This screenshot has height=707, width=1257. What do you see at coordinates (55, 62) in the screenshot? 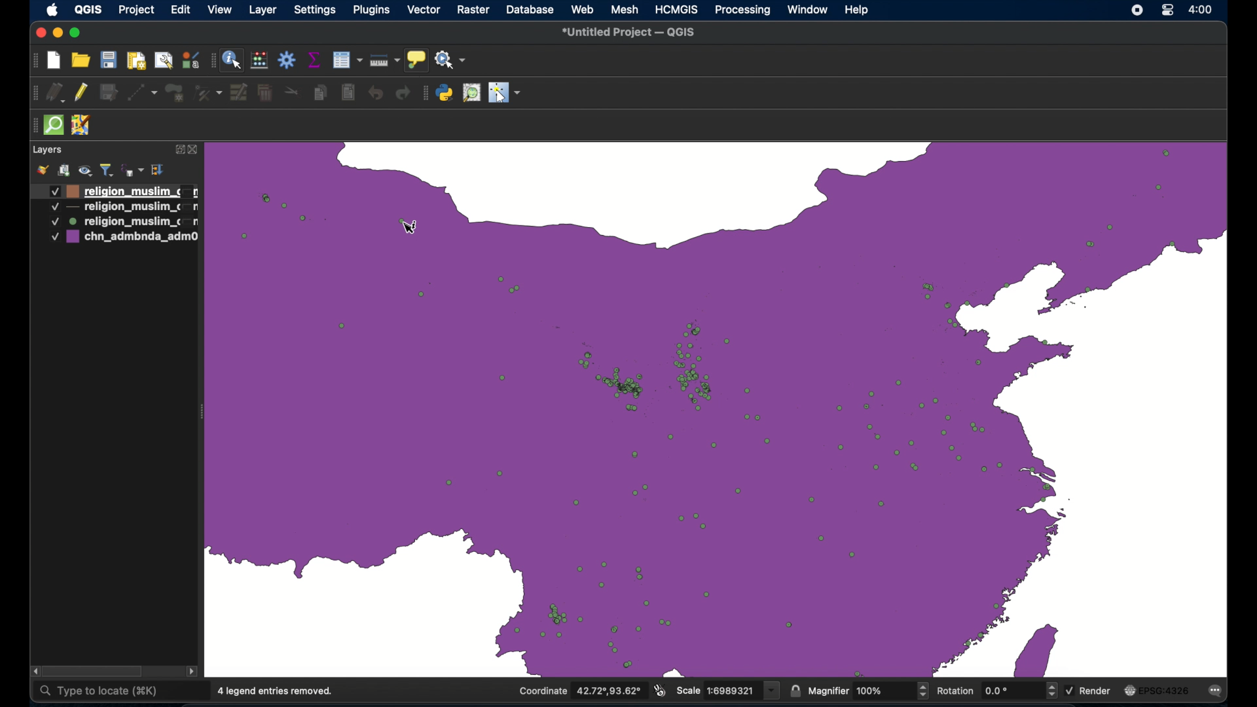
I see `create new project` at bounding box center [55, 62].